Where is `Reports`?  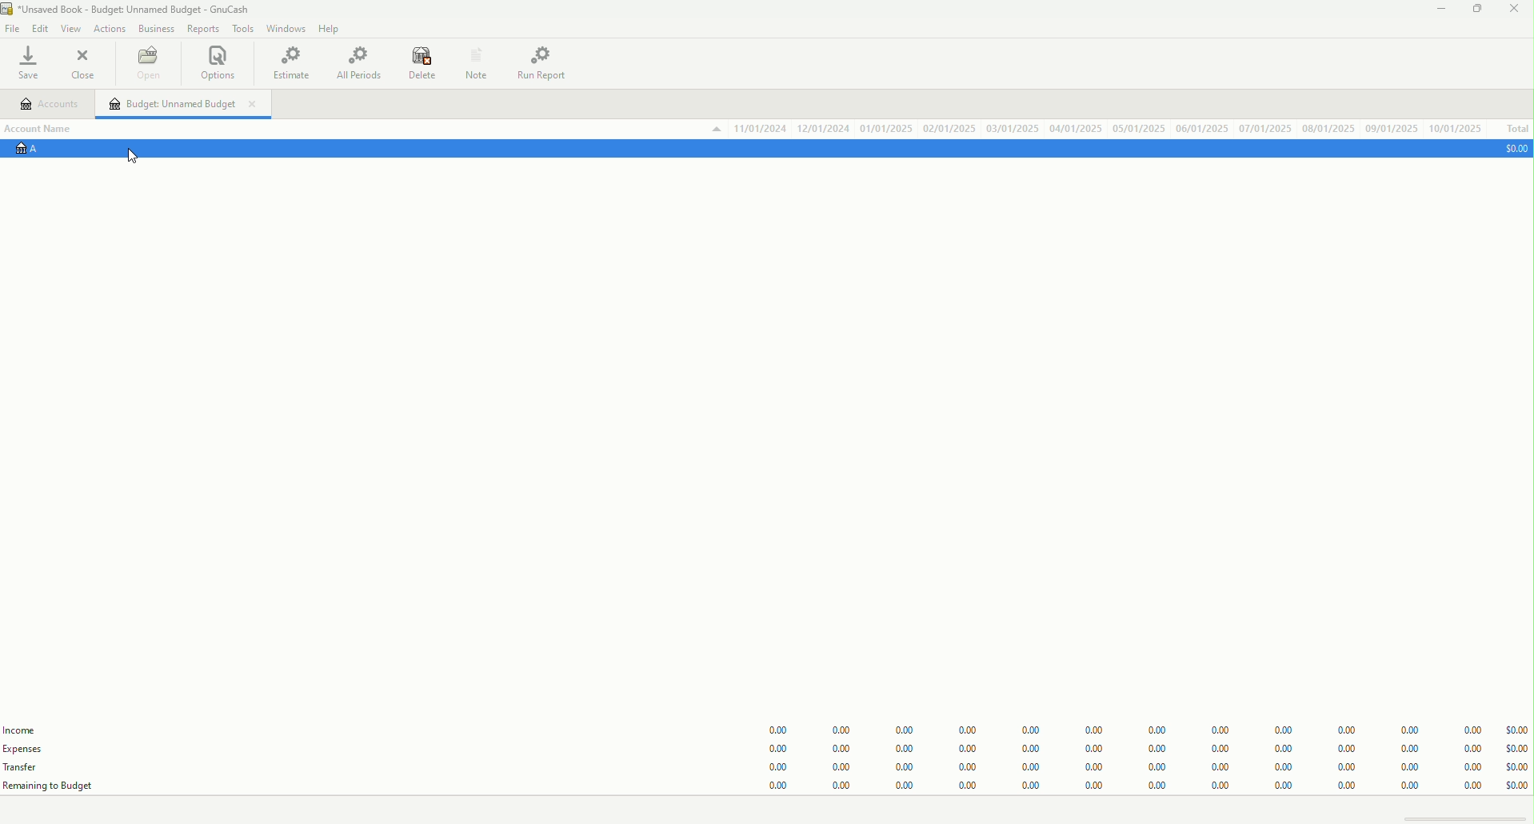 Reports is located at coordinates (205, 29).